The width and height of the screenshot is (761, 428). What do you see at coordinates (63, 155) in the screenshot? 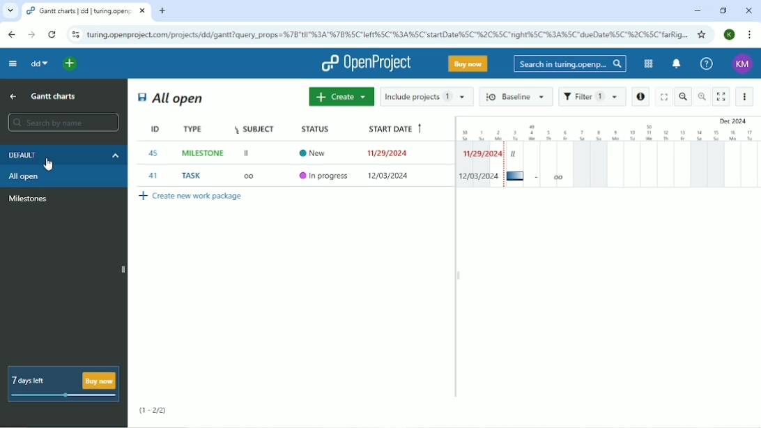
I see `Default` at bounding box center [63, 155].